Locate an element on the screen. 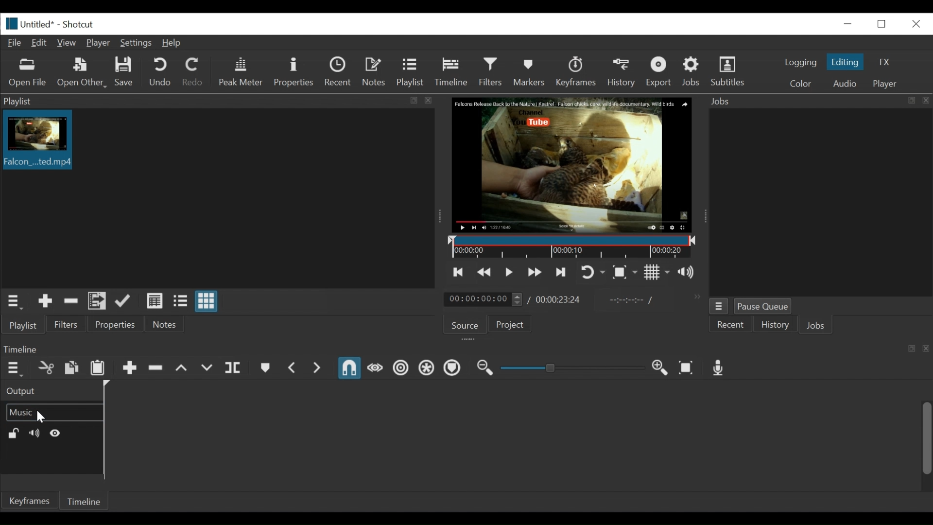 This screenshot has width=933, height=525. Player is located at coordinates (885, 83).